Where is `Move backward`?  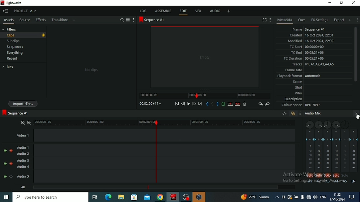 Move backward is located at coordinates (177, 104).